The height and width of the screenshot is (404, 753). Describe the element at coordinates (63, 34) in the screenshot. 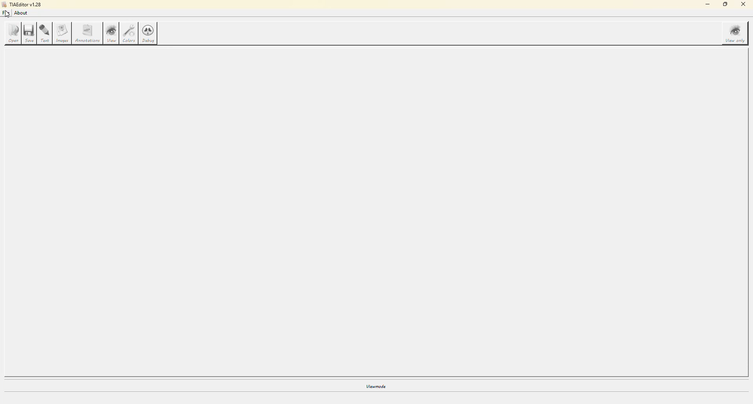

I see `images` at that location.